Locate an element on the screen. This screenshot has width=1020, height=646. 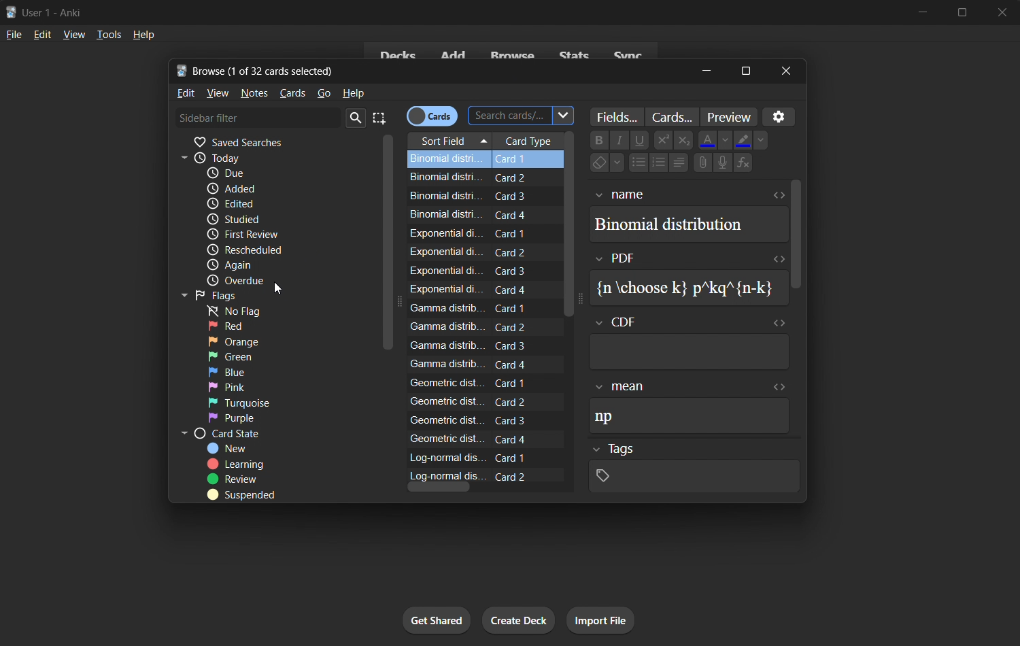
notes is located at coordinates (254, 94).